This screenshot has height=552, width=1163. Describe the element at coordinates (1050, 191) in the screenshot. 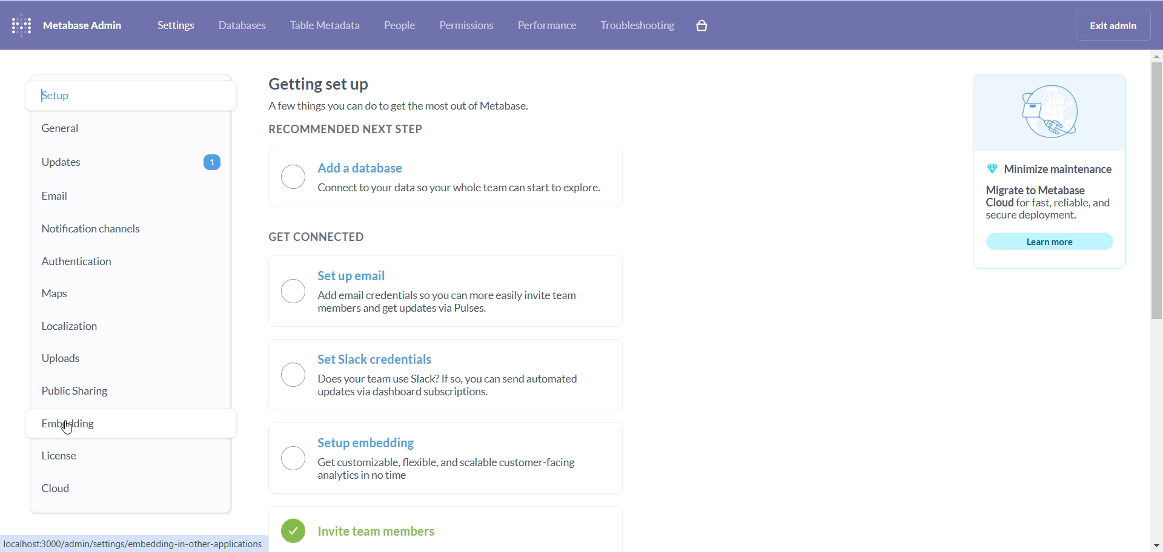

I see ` Minimize maintenanceMigrate to MetabaseCloud for fast, reliable, andsecure deployment.` at that location.